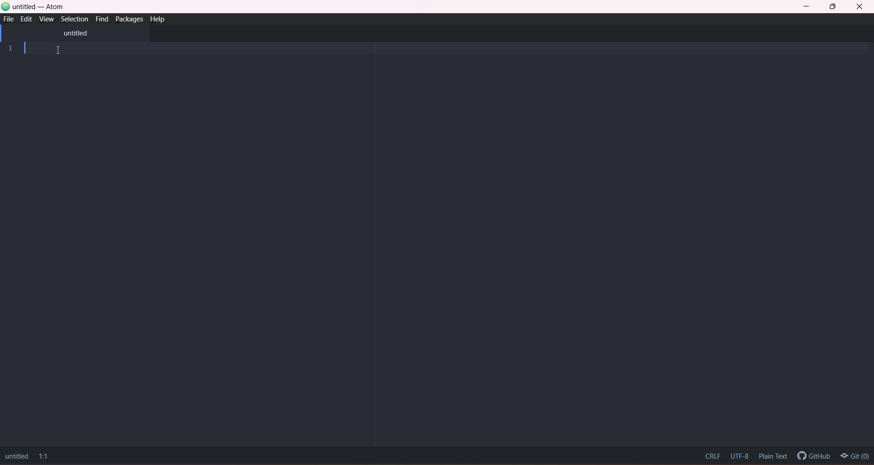  What do you see at coordinates (158, 19) in the screenshot?
I see `Help` at bounding box center [158, 19].